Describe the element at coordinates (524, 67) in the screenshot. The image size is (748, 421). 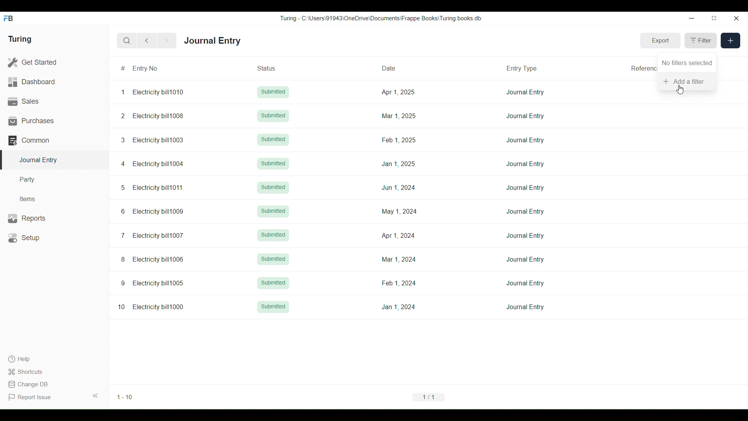
I see `Entry Type` at that location.